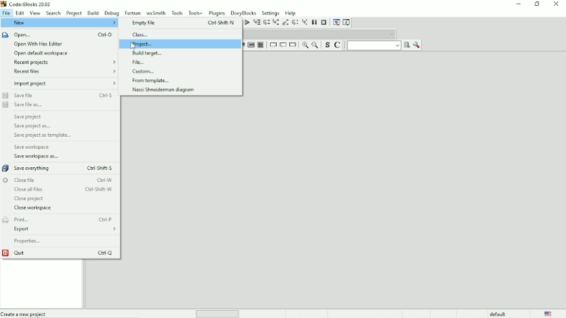 The height and width of the screenshot is (318, 566). What do you see at coordinates (66, 71) in the screenshot?
I see `Recent files` at bounding box center [66, 71].